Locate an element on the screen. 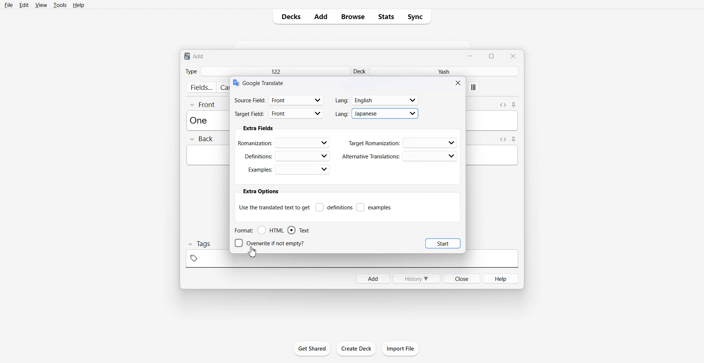  Language is located at coordinates (377, 100).